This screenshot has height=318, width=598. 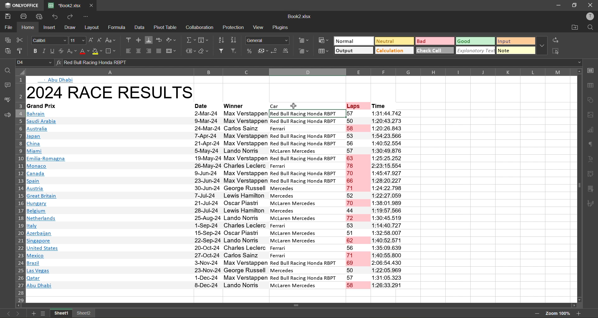 What do you see at coordinates (299, 72) in the screenshot?
I see `column names ` at bounding box center [299, 72].